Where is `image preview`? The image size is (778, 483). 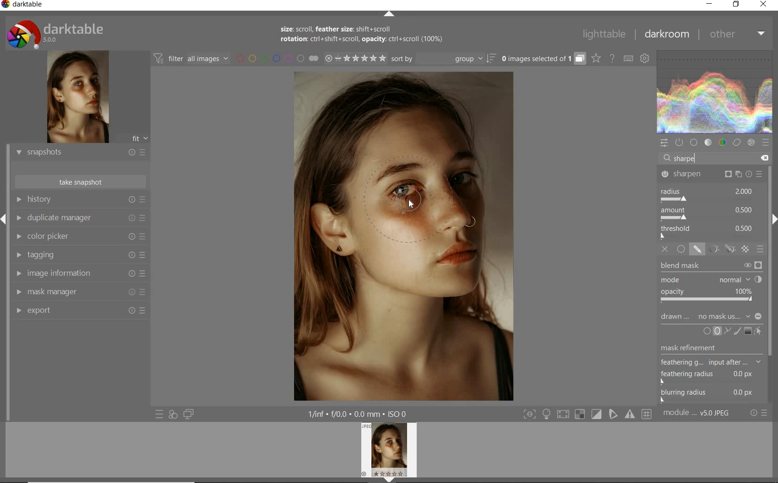
image preview is located at coordinates (76, 98).